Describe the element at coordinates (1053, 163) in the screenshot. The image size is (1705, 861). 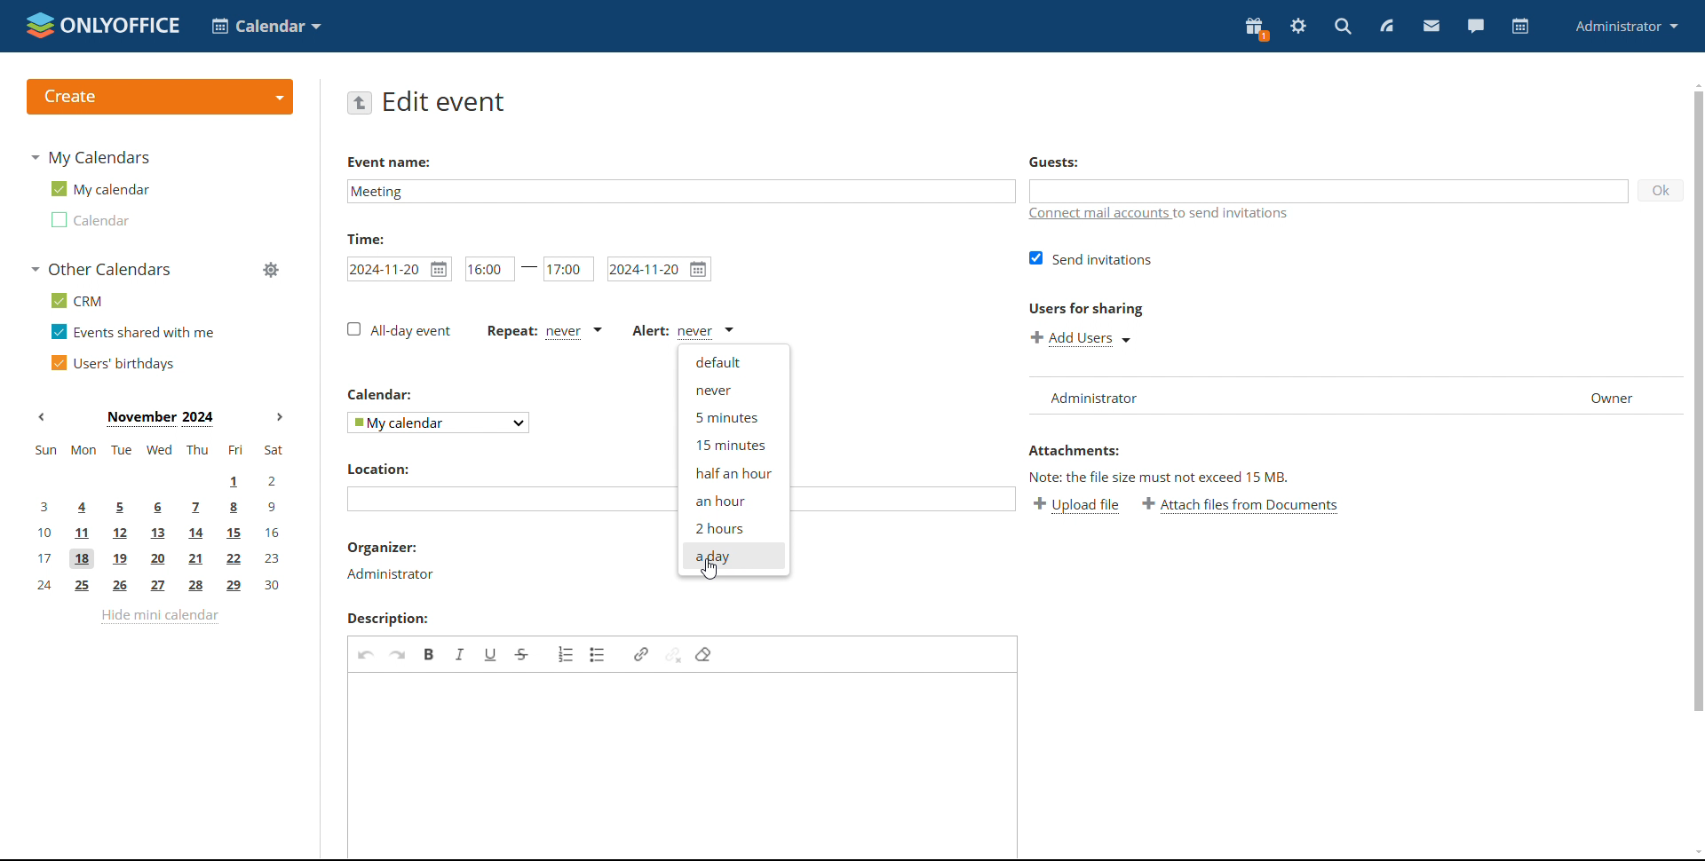
I see `guests` at that location.